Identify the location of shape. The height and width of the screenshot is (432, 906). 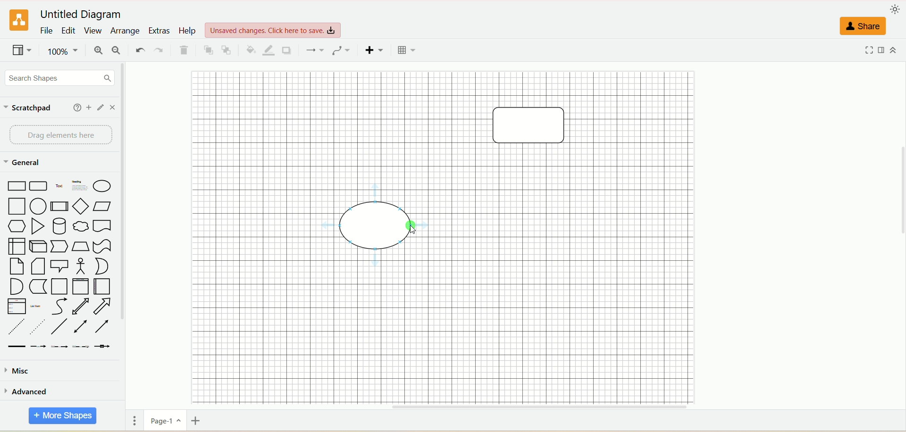
(375, 226).